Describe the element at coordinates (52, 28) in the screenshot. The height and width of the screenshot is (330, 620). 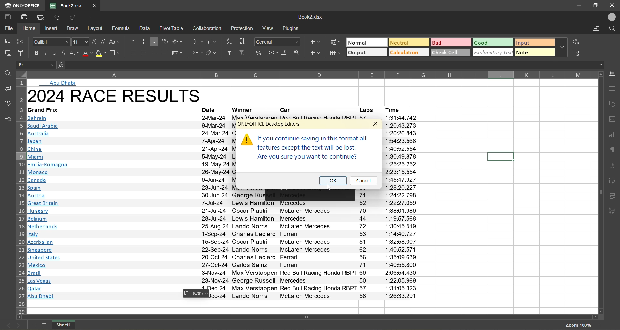
I see `insert` at that location.